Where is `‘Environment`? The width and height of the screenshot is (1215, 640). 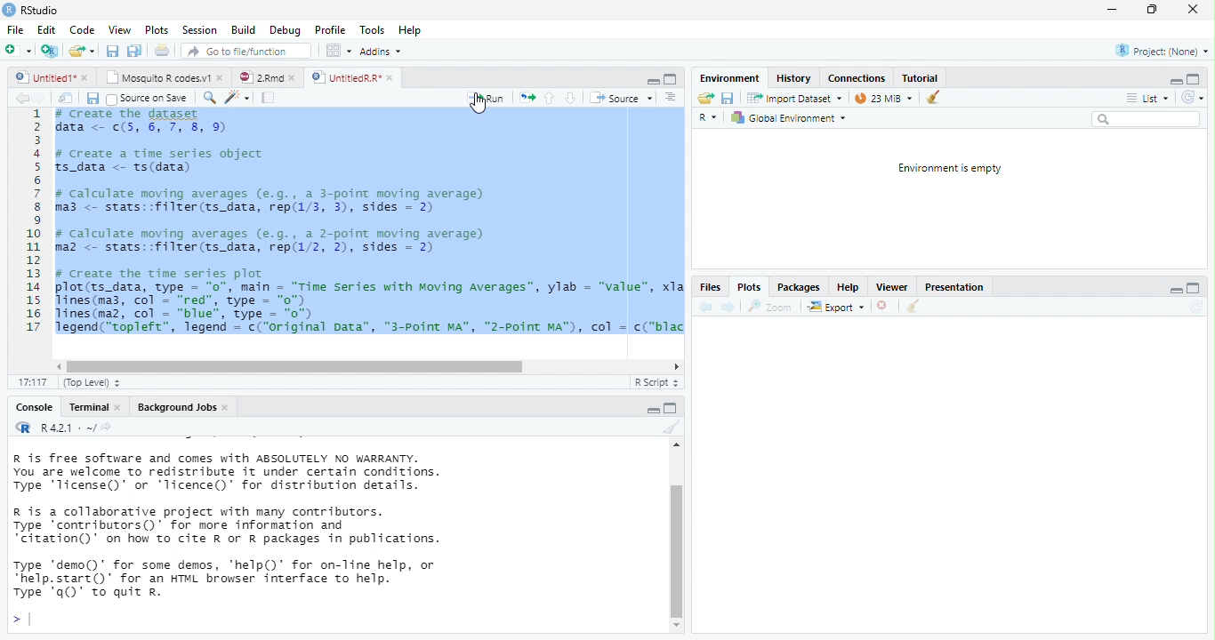 ‘Environment is located at coordinates (728, 78).